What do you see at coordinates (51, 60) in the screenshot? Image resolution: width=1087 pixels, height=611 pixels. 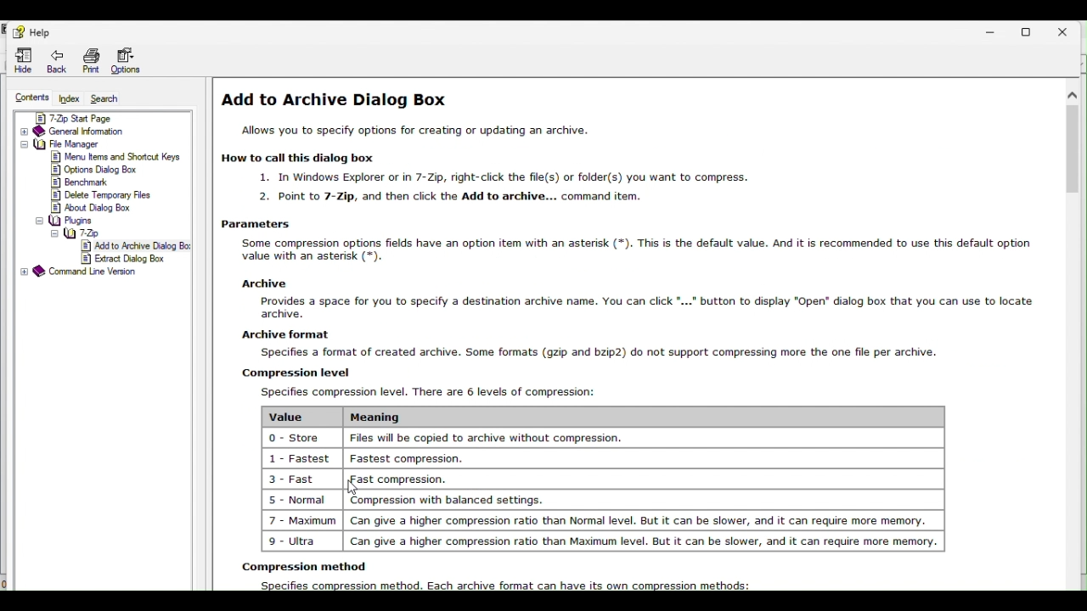 I see `Back` at bounding box center [51, 60].